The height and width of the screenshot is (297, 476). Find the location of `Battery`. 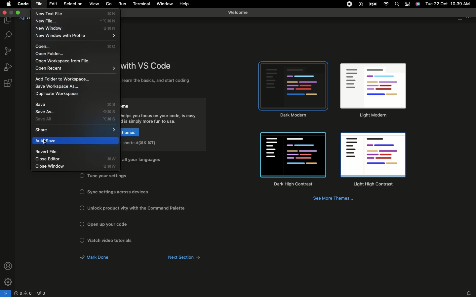

Battery is located at coordinates (374, 4).